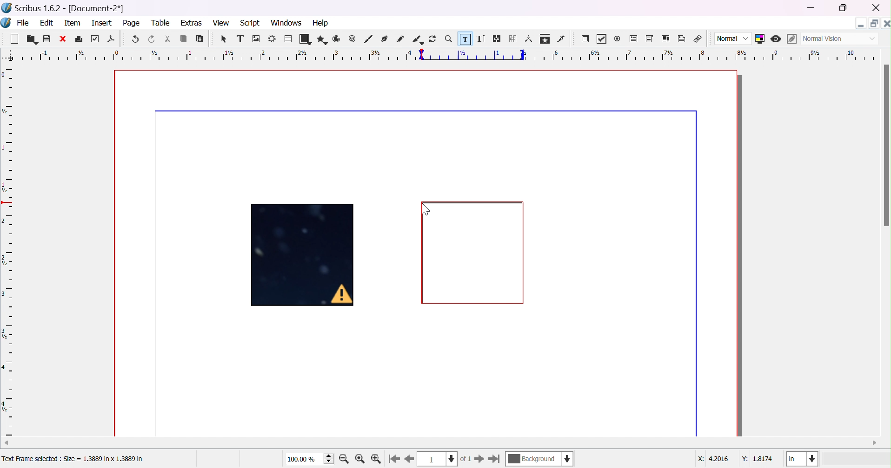 This screenshot has height=468, width=891. What do you see at coordinates (650, 39) in the screenshot?
I see `PDF combo box` at bounding box center [650, 39].